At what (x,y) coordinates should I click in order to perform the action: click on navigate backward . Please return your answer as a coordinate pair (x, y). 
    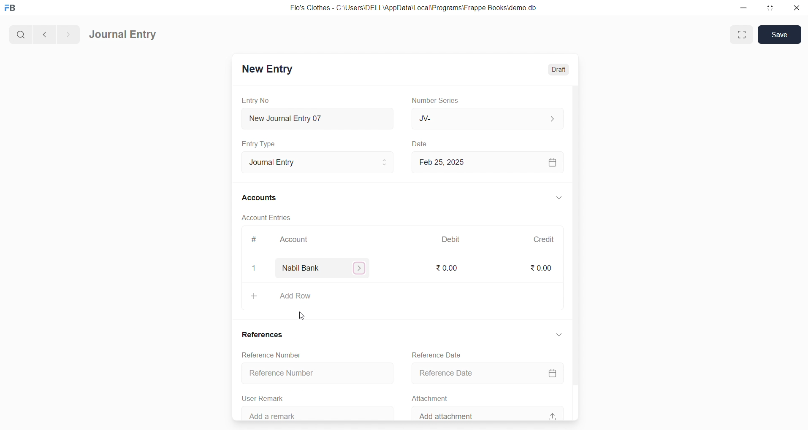
    Looking at the image, I should click on (43, 33).